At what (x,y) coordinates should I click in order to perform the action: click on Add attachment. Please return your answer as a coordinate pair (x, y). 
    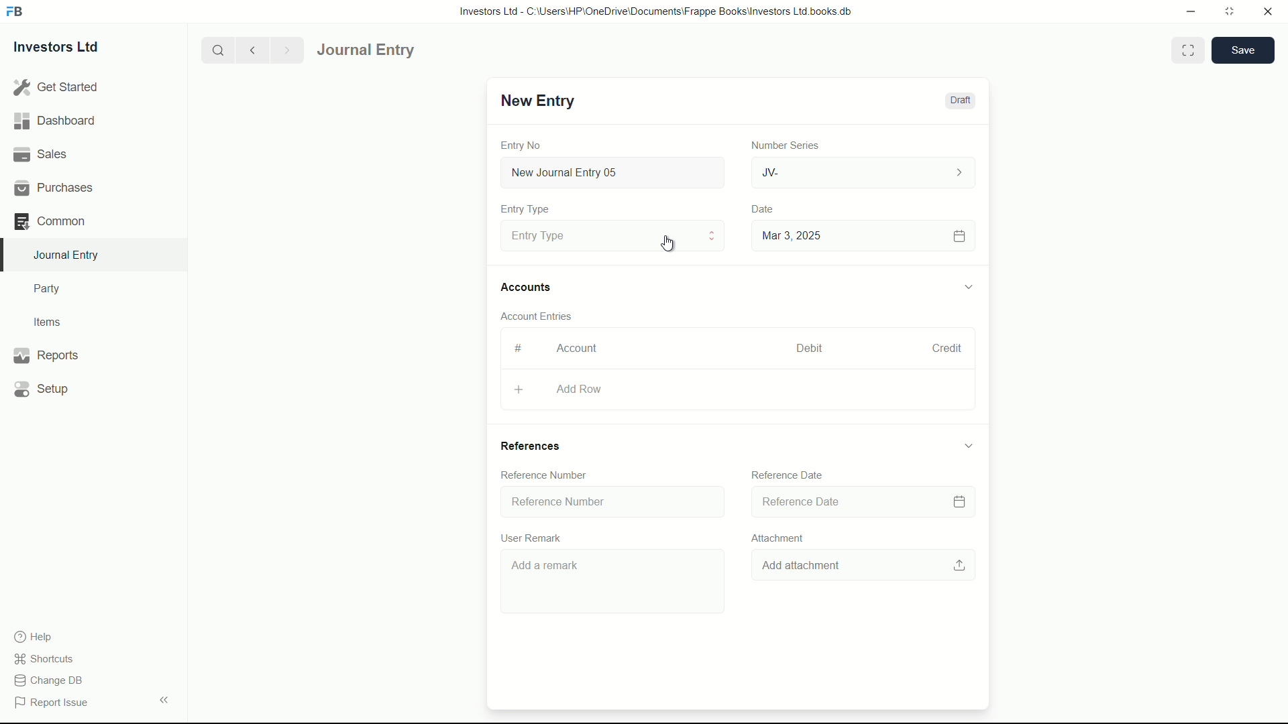
    Looking at the image, I should click on (863, 566).